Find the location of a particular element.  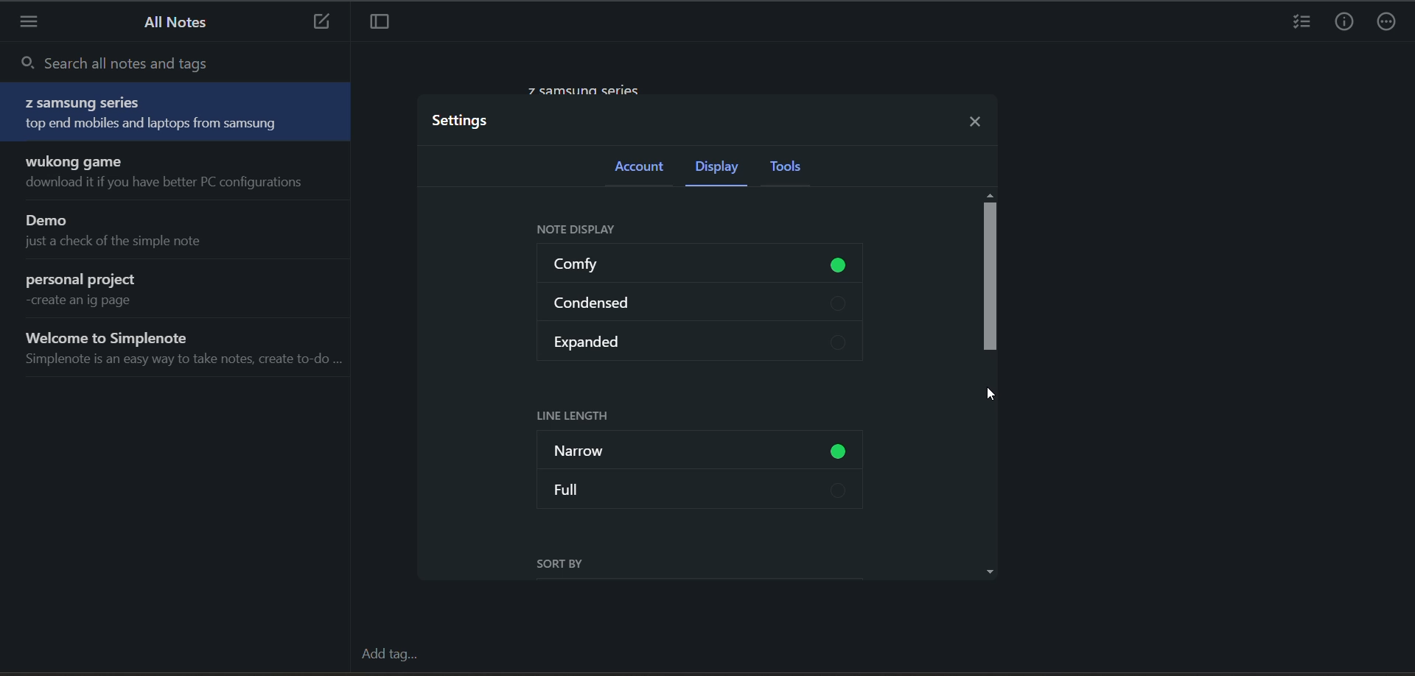

account is located at coordinates (646, 170).